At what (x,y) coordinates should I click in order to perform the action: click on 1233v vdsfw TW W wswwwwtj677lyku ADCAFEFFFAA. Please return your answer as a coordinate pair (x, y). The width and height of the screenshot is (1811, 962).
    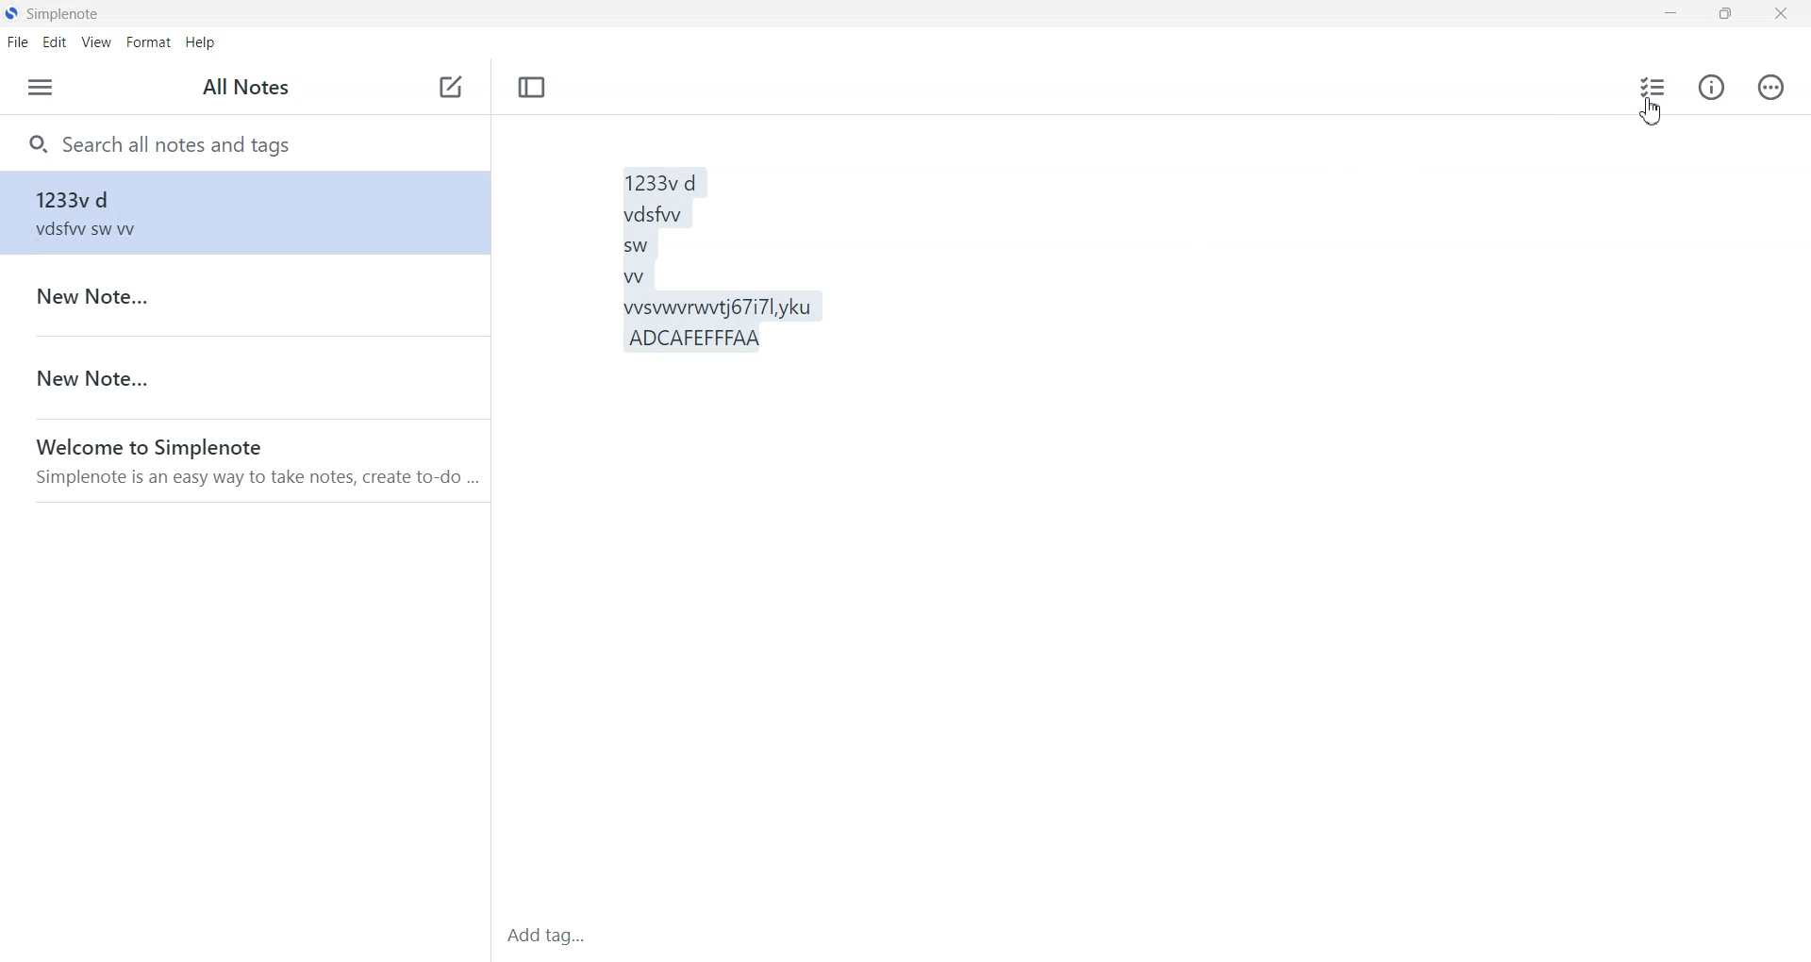
    Looking at the image, I should click on (1068, 504).